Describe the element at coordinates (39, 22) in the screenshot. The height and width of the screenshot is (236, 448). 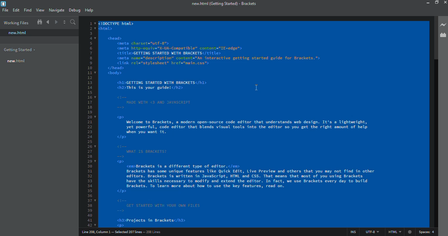
I see `show in file tree` at that location.